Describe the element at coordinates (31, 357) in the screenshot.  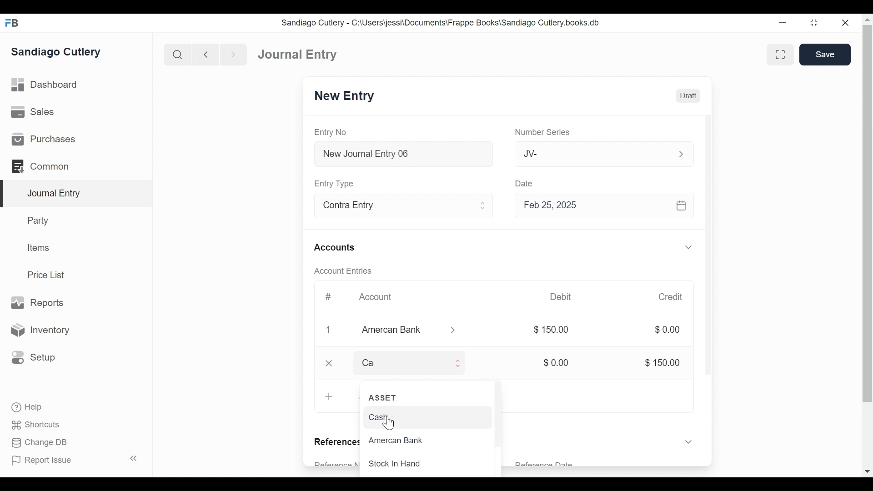
I see `Setup` at that location.